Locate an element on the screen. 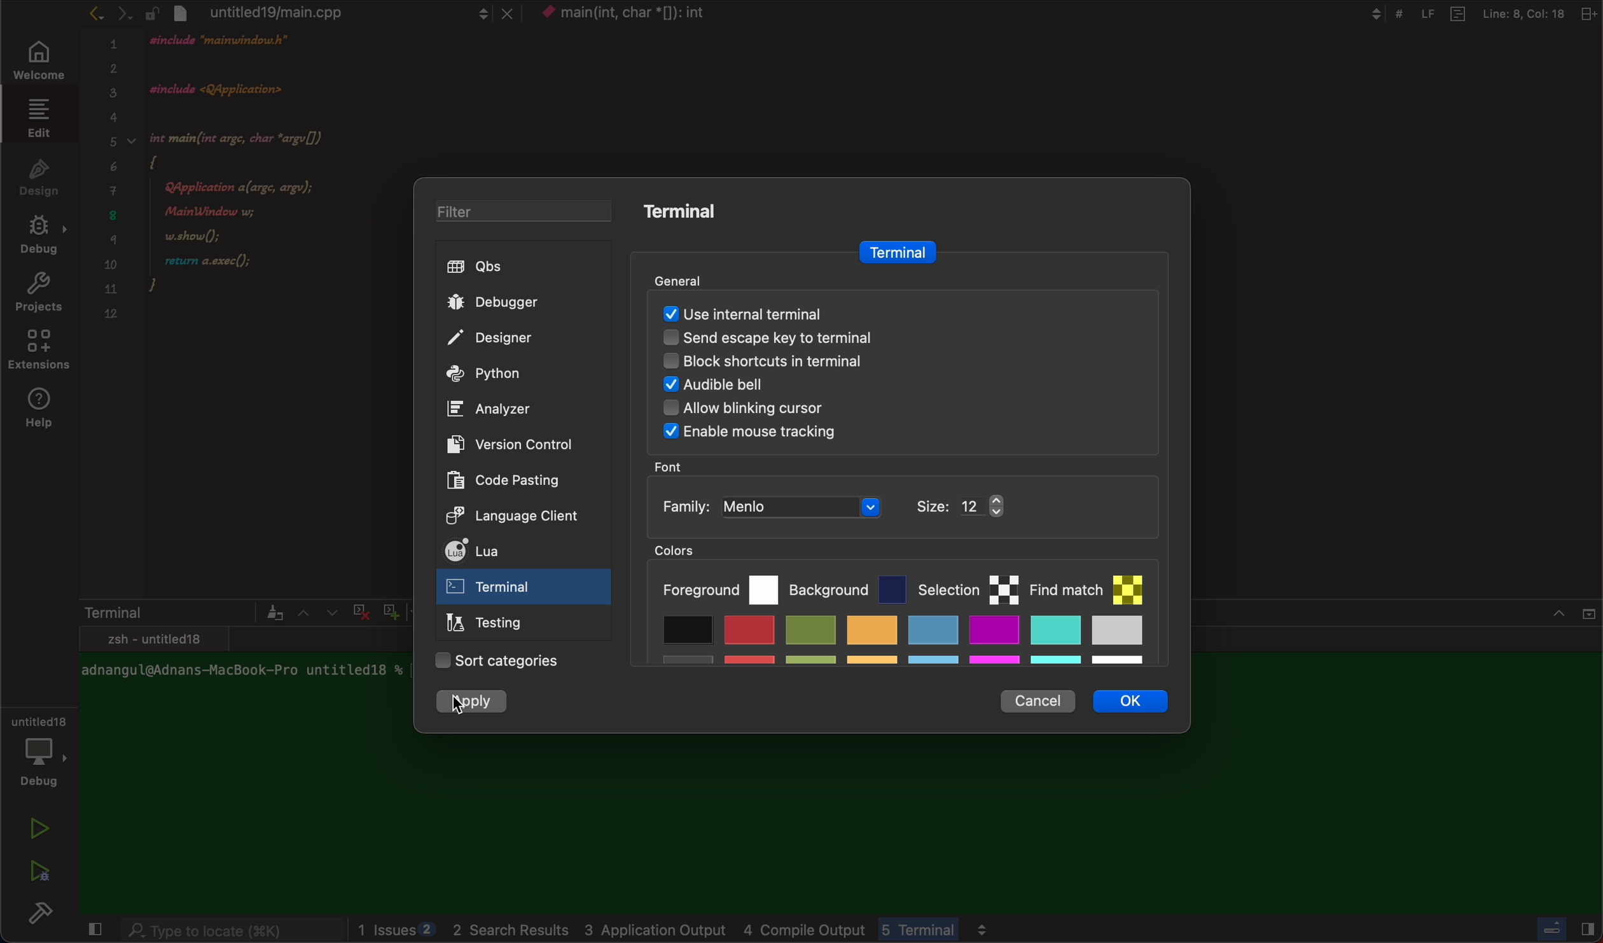 This screenshot has height=943, width=1603. search is located at coordinates (232, 932).